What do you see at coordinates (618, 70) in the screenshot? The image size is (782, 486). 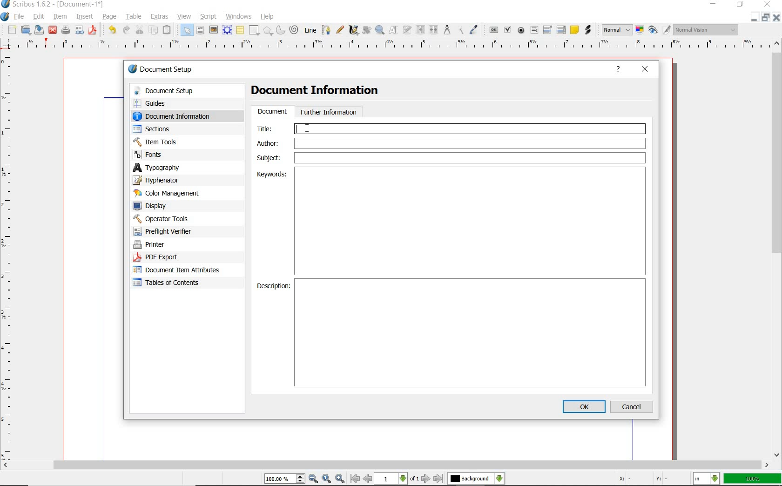 I see `help` at bounding box center [618, 70].